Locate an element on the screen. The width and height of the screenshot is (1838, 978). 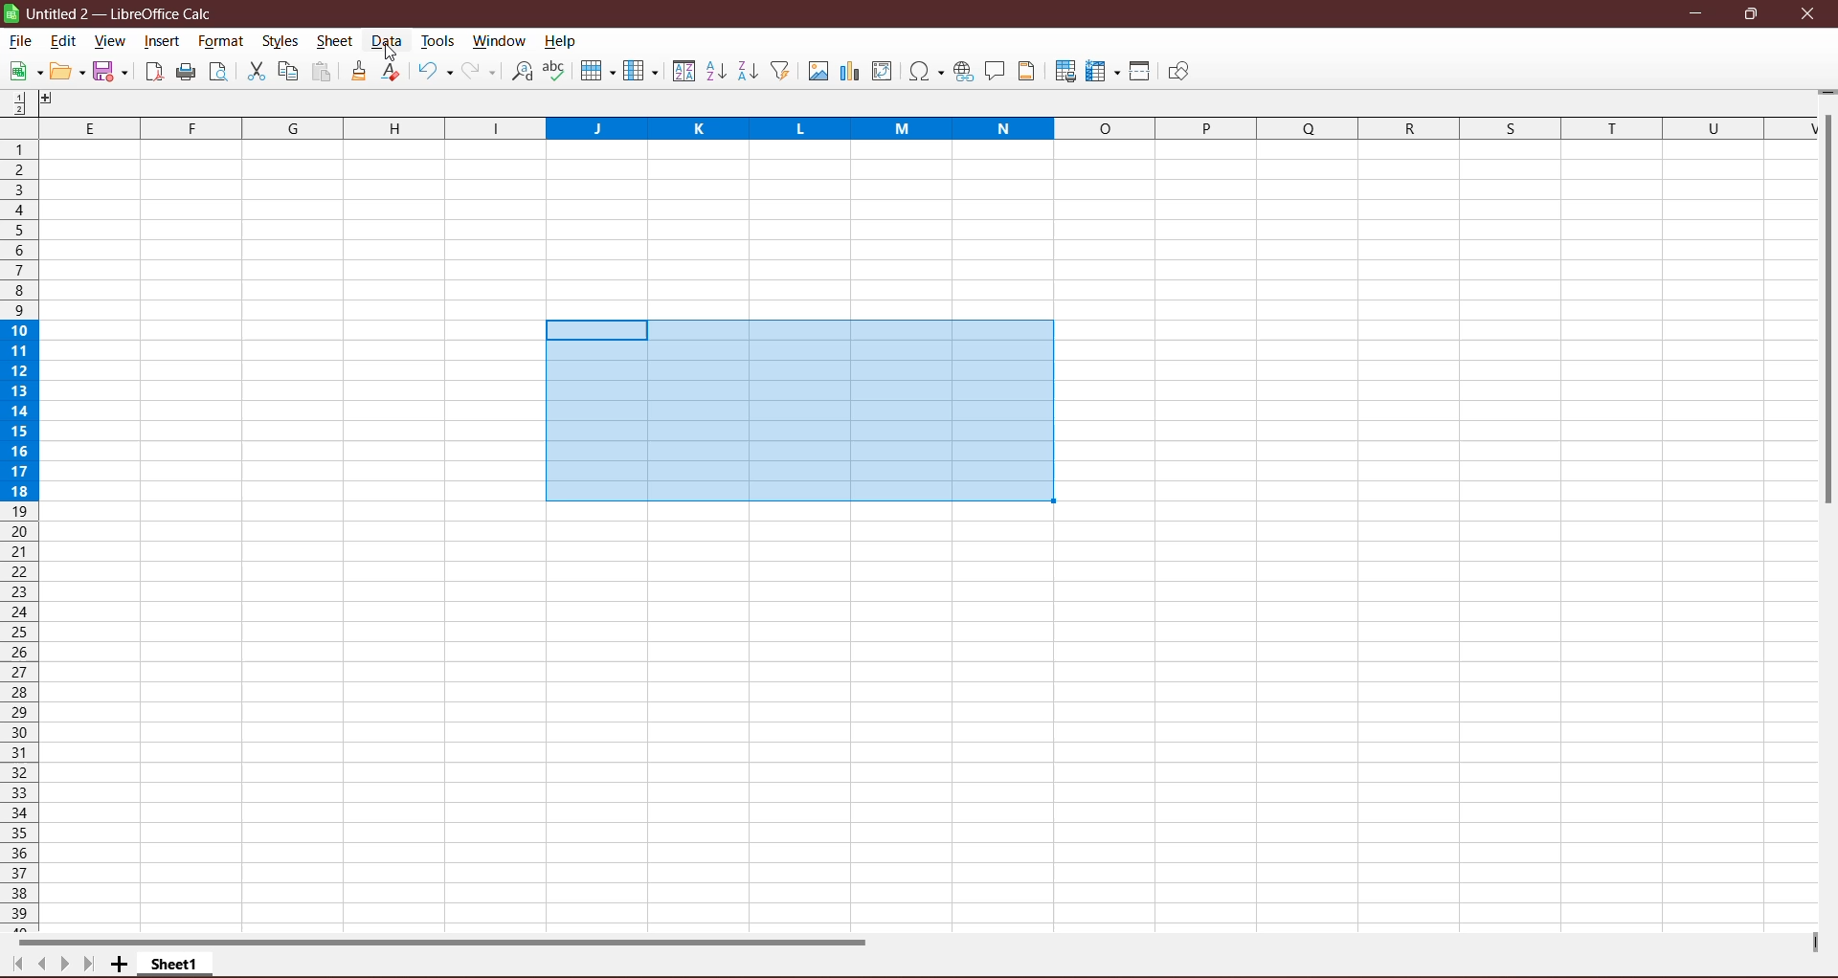
Window is located at coordinates (499, 40).